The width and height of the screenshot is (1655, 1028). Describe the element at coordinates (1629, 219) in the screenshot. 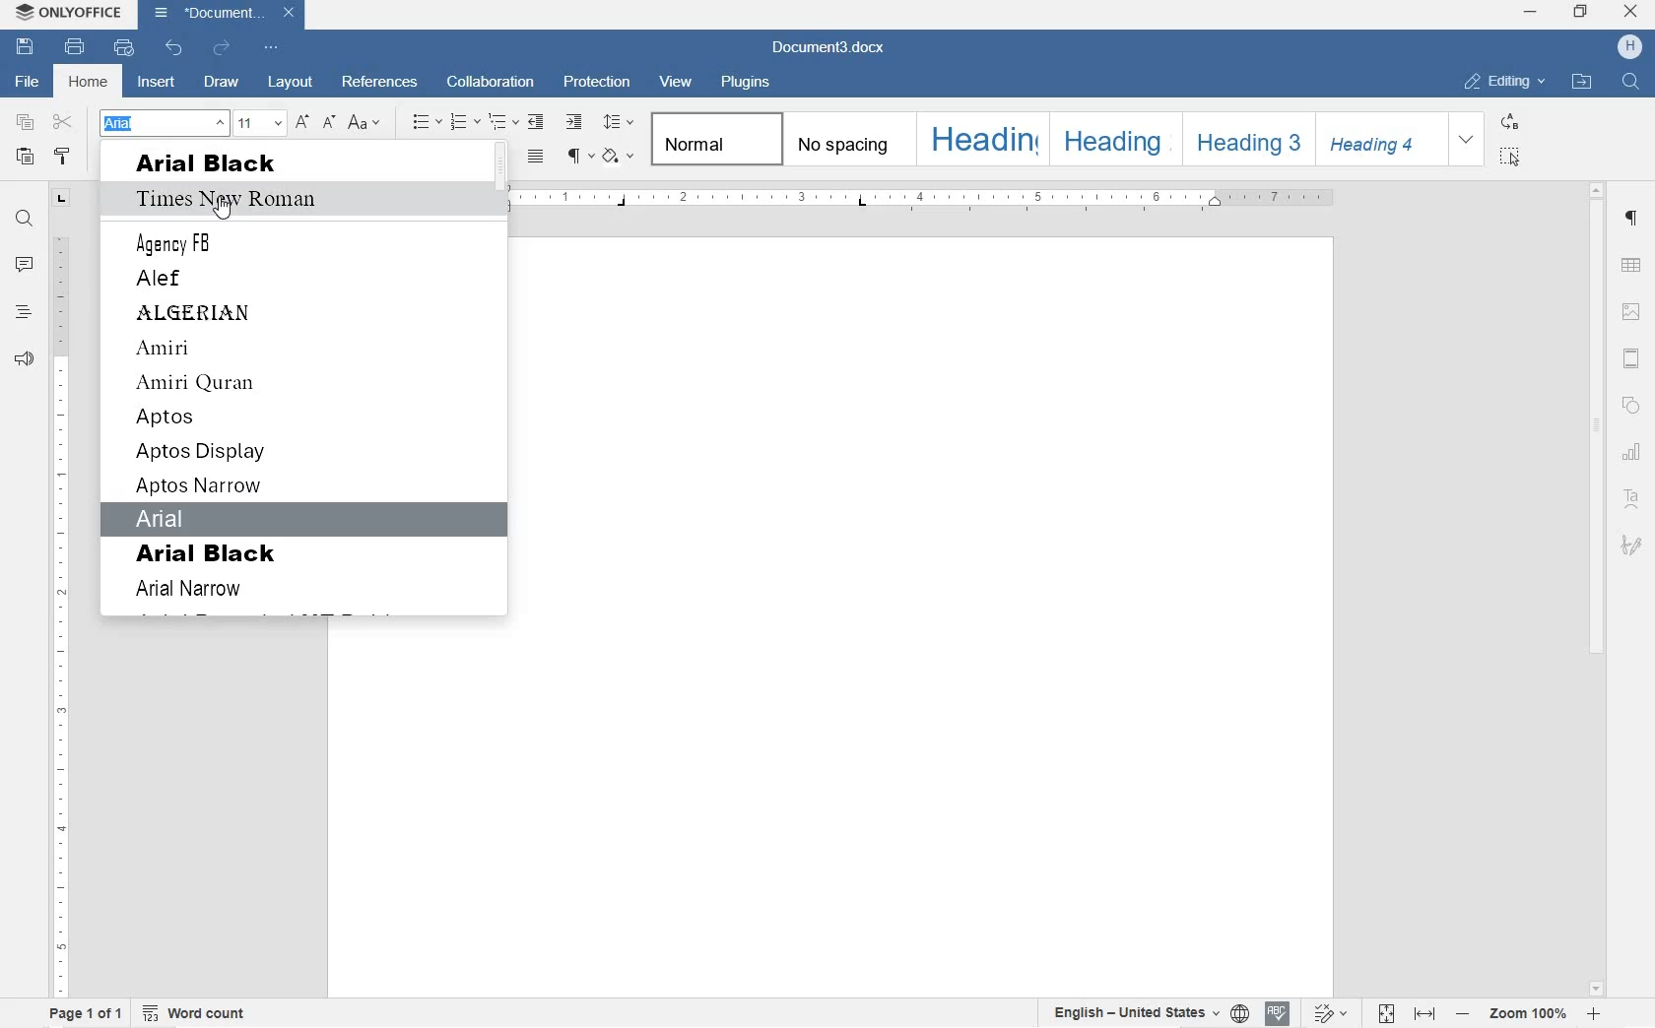

I see `PARAGRAPH SETTINGS` at that location.